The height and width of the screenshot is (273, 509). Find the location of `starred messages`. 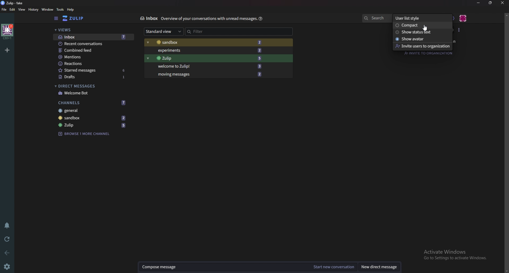

starred messages is located at coordinates (92, 70).